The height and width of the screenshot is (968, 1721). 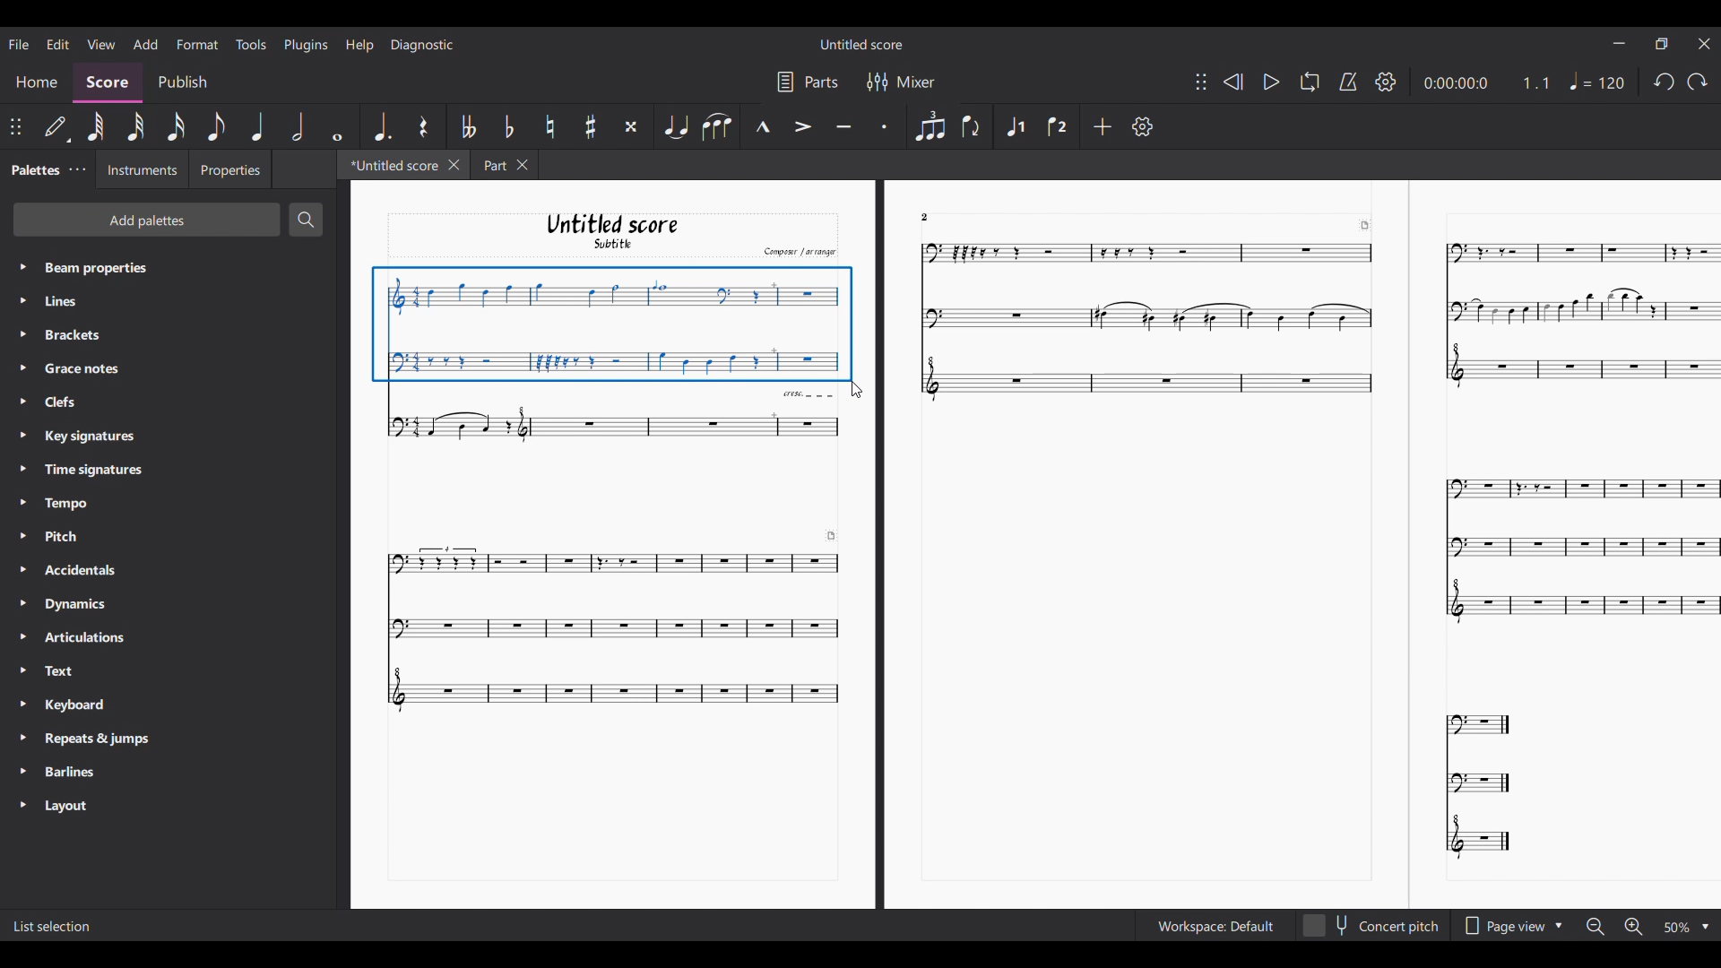 What do you see at coordinates (77, 301) in the screenshot?
I see `Line` at bounding box center [77, 301].